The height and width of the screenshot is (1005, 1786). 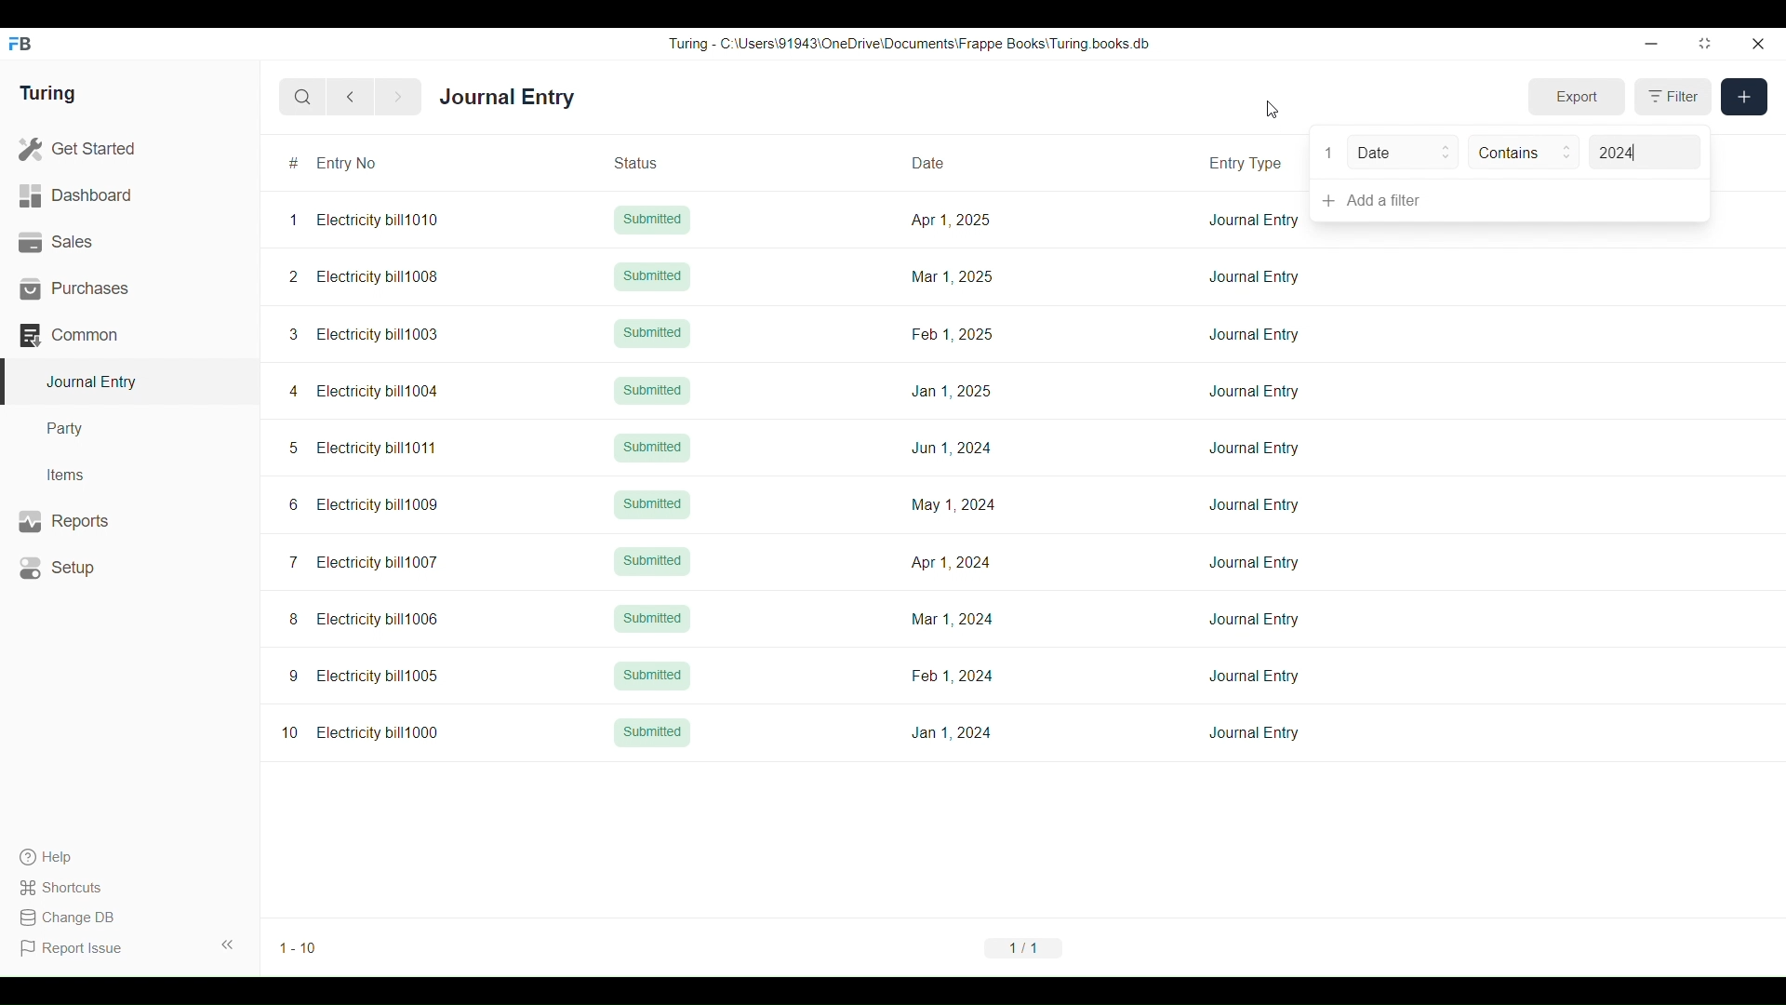 What do you see at coordinates (1329, 153) in the screenshot?
I see `1` at bounding box center [1329, 153].